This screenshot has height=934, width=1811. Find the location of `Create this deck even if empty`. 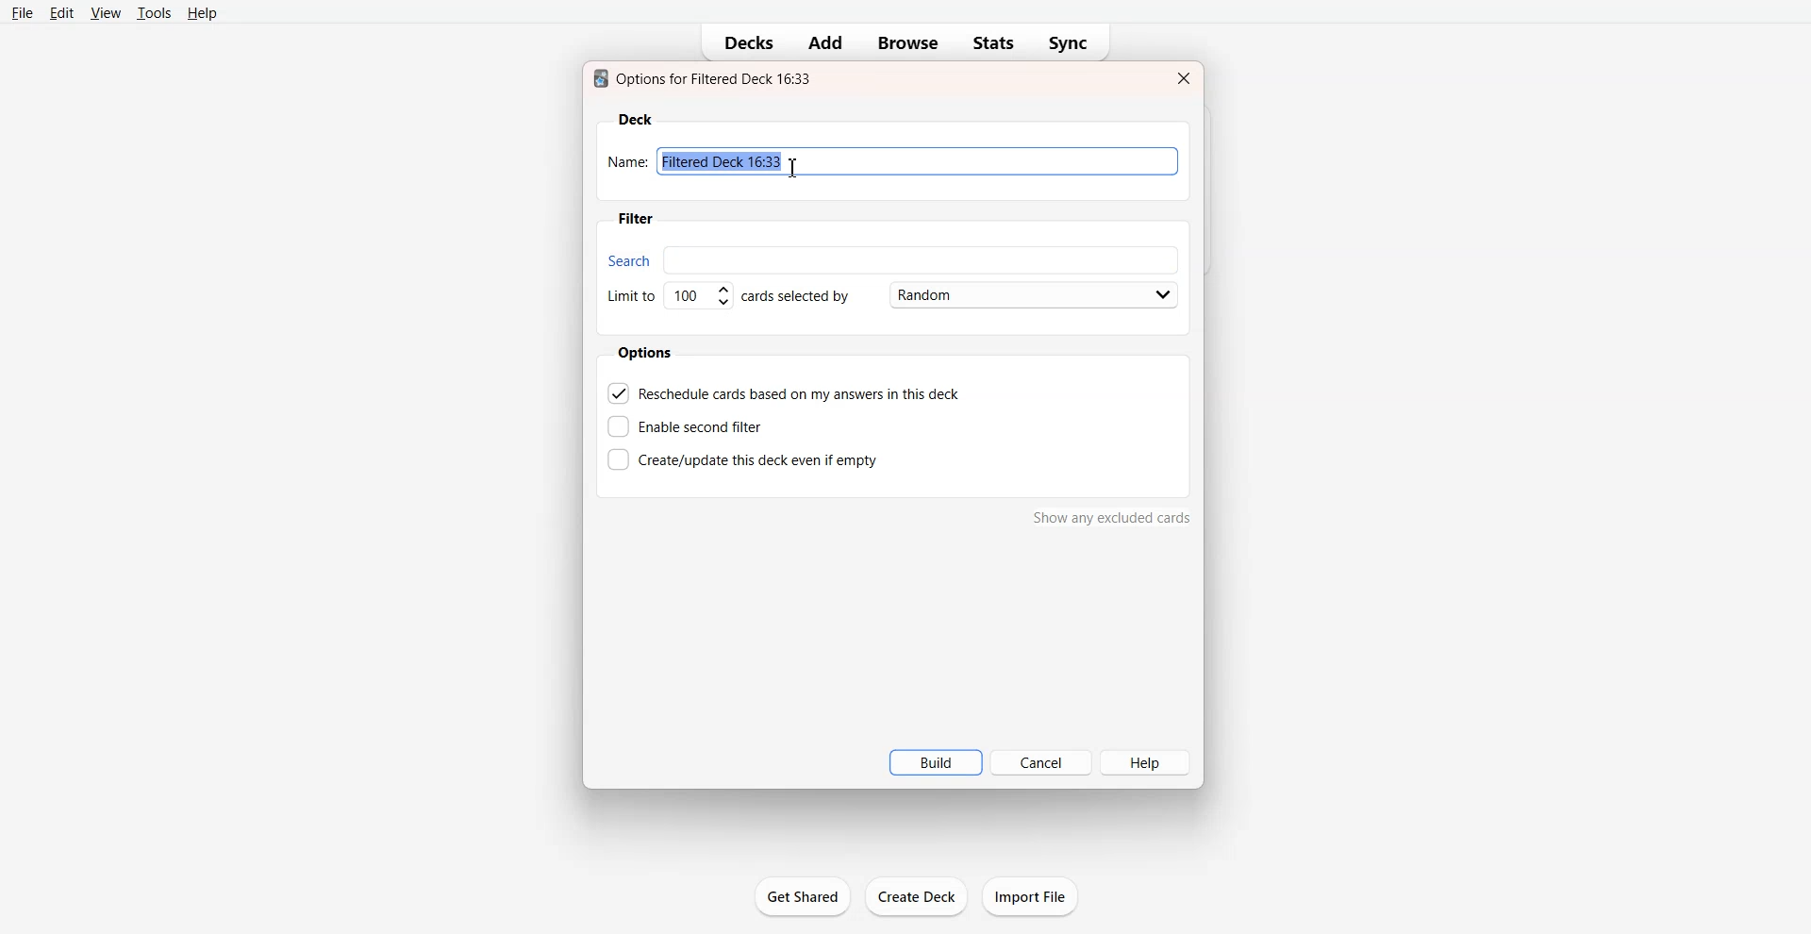

Create this deck even if empty is located at coordinates (742, 458).